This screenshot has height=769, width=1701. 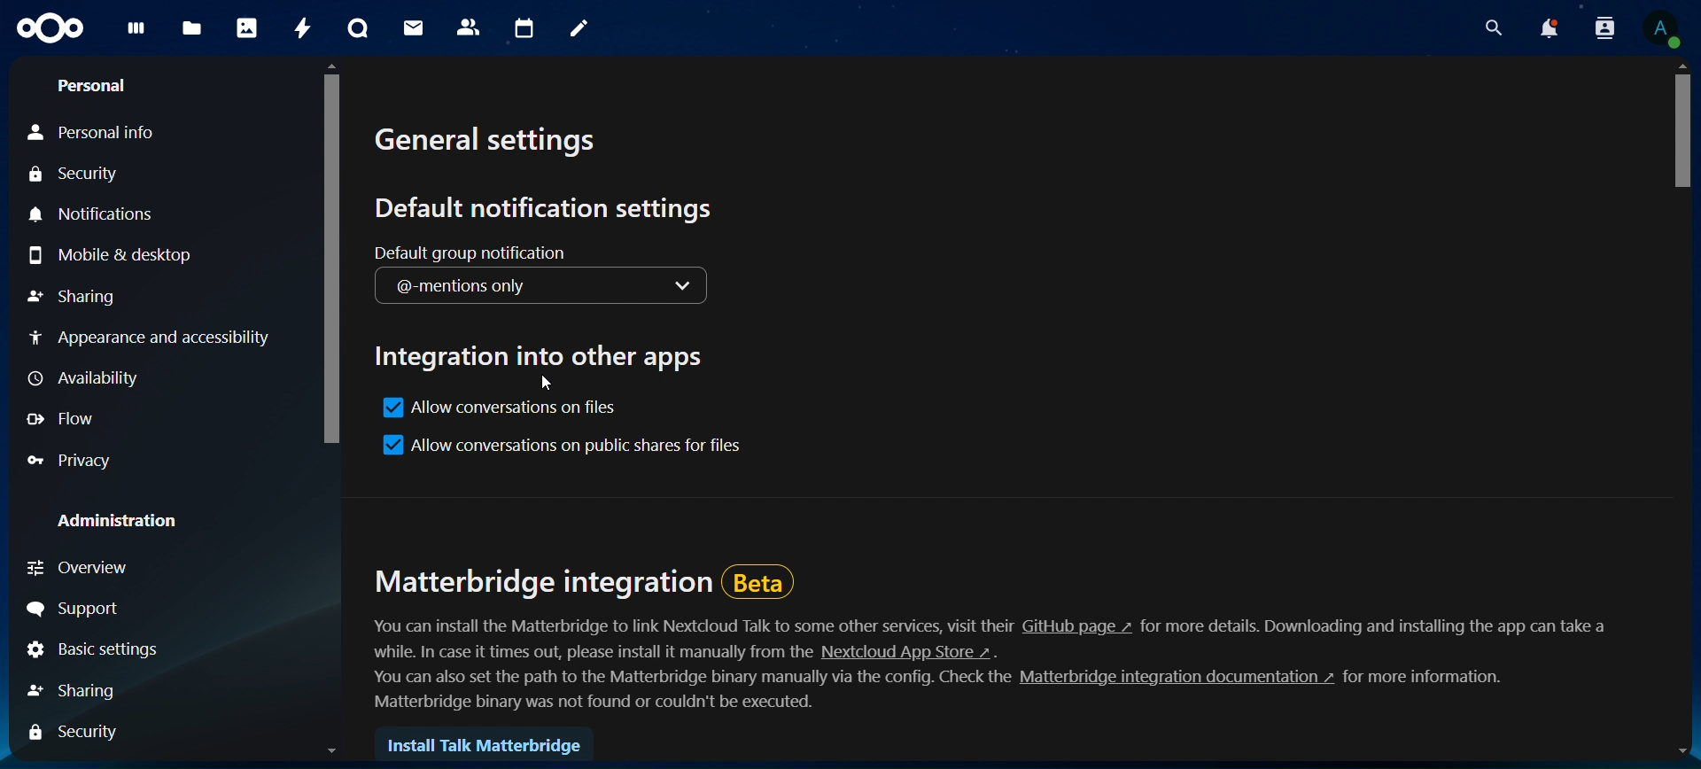 What do you see at coordinates (102, 571) in the screenshot?
I see `overview` at bounding box center [102, 571].